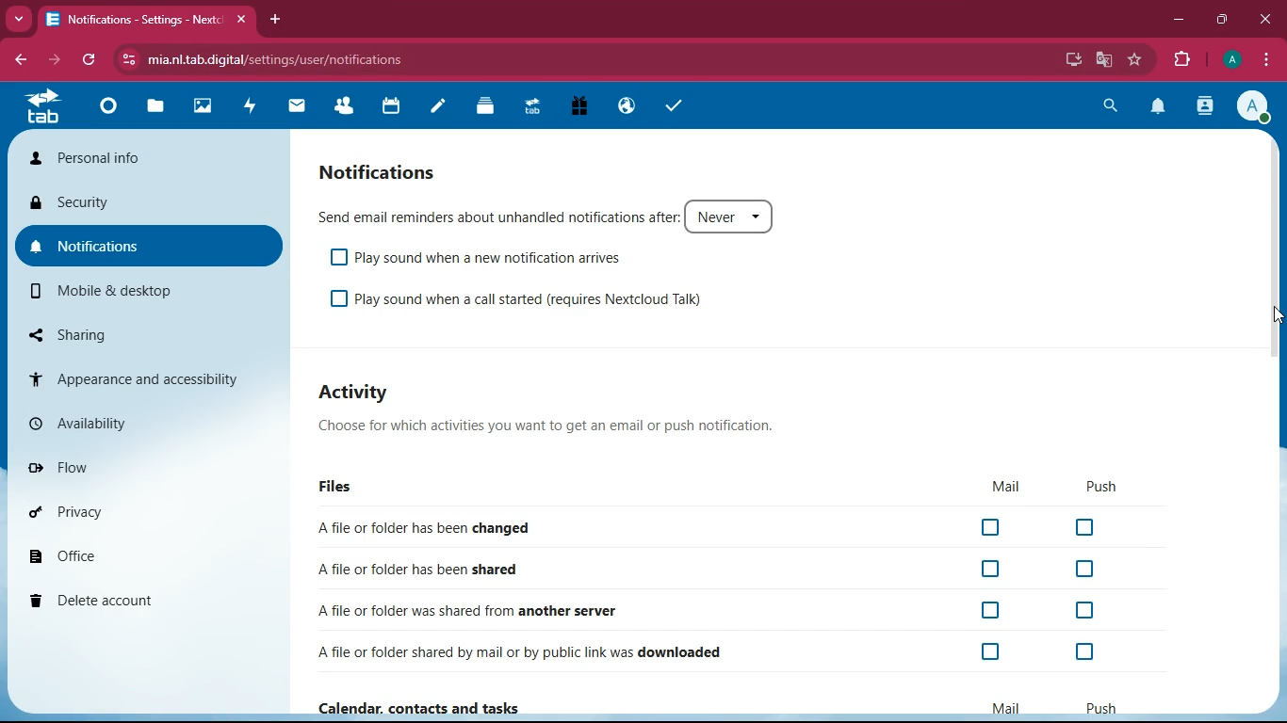  Describe the element at coordinates (518, 651) in the screenshot. I see `Afile or folder shared by mail or by public link was downloaded` at that location.